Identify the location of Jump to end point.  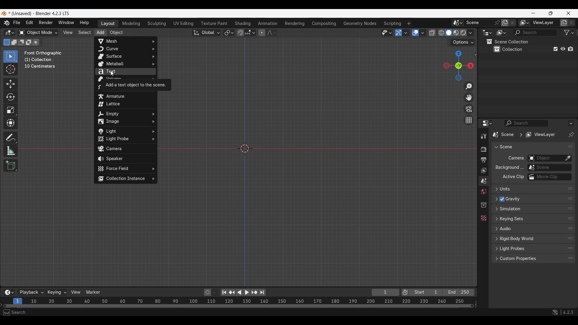
(262, 292).